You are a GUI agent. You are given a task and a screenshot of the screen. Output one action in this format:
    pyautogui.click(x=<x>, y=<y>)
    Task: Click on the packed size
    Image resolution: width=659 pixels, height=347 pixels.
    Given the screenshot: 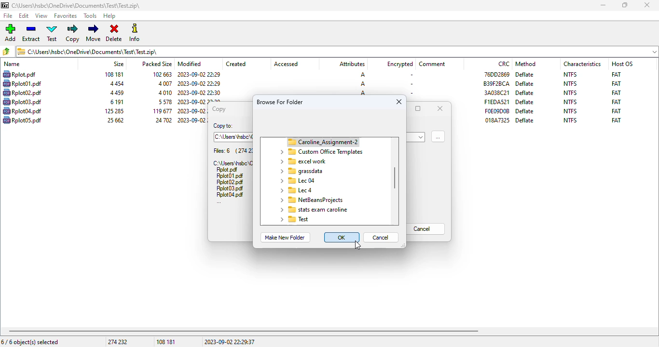 What is the action you would take?
    pyautogui.click(x=160, y=74)
    